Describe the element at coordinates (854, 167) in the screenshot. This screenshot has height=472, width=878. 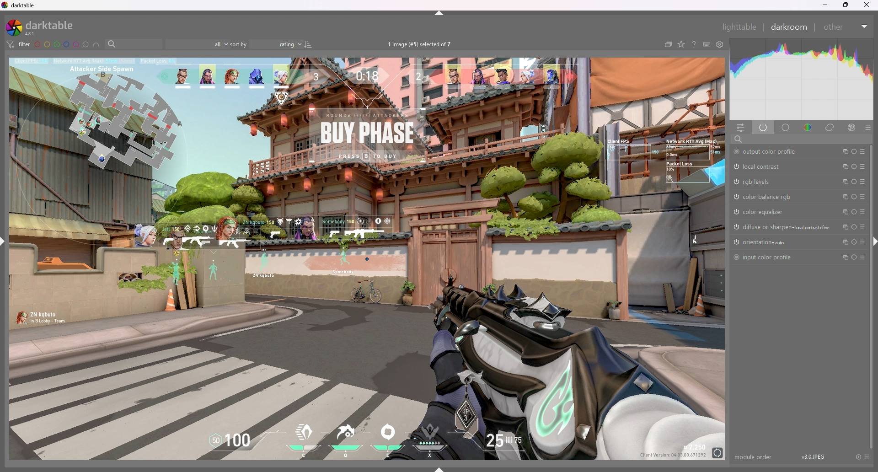
I see `reset` at that location.